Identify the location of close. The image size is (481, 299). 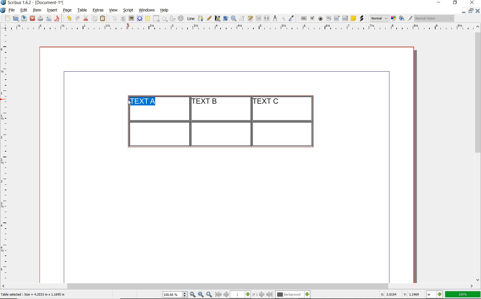
(478, 11).